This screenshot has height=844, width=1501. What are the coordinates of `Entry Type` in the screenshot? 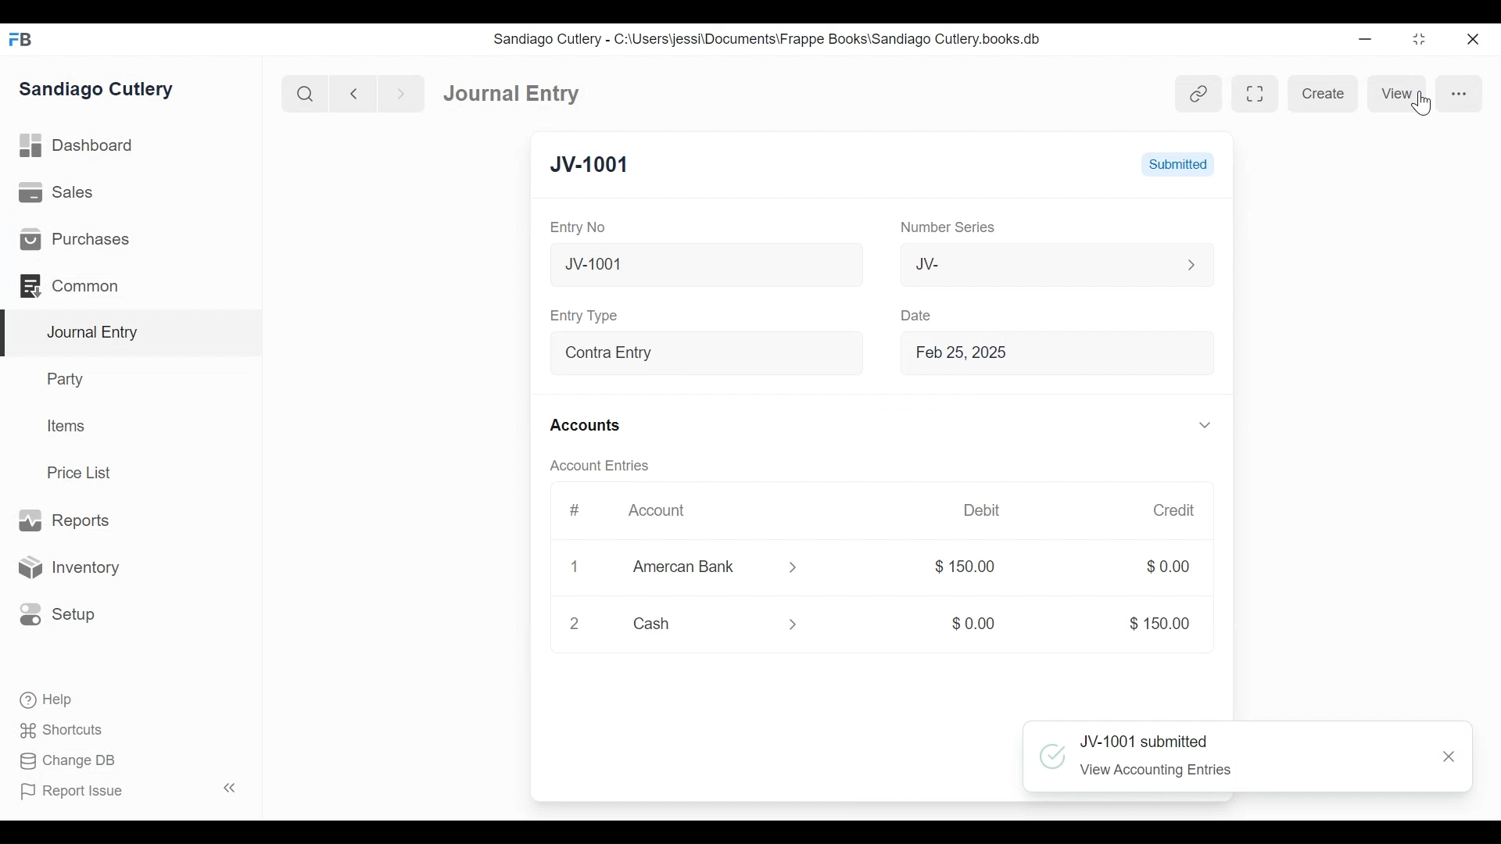 It's located at (586, 316).